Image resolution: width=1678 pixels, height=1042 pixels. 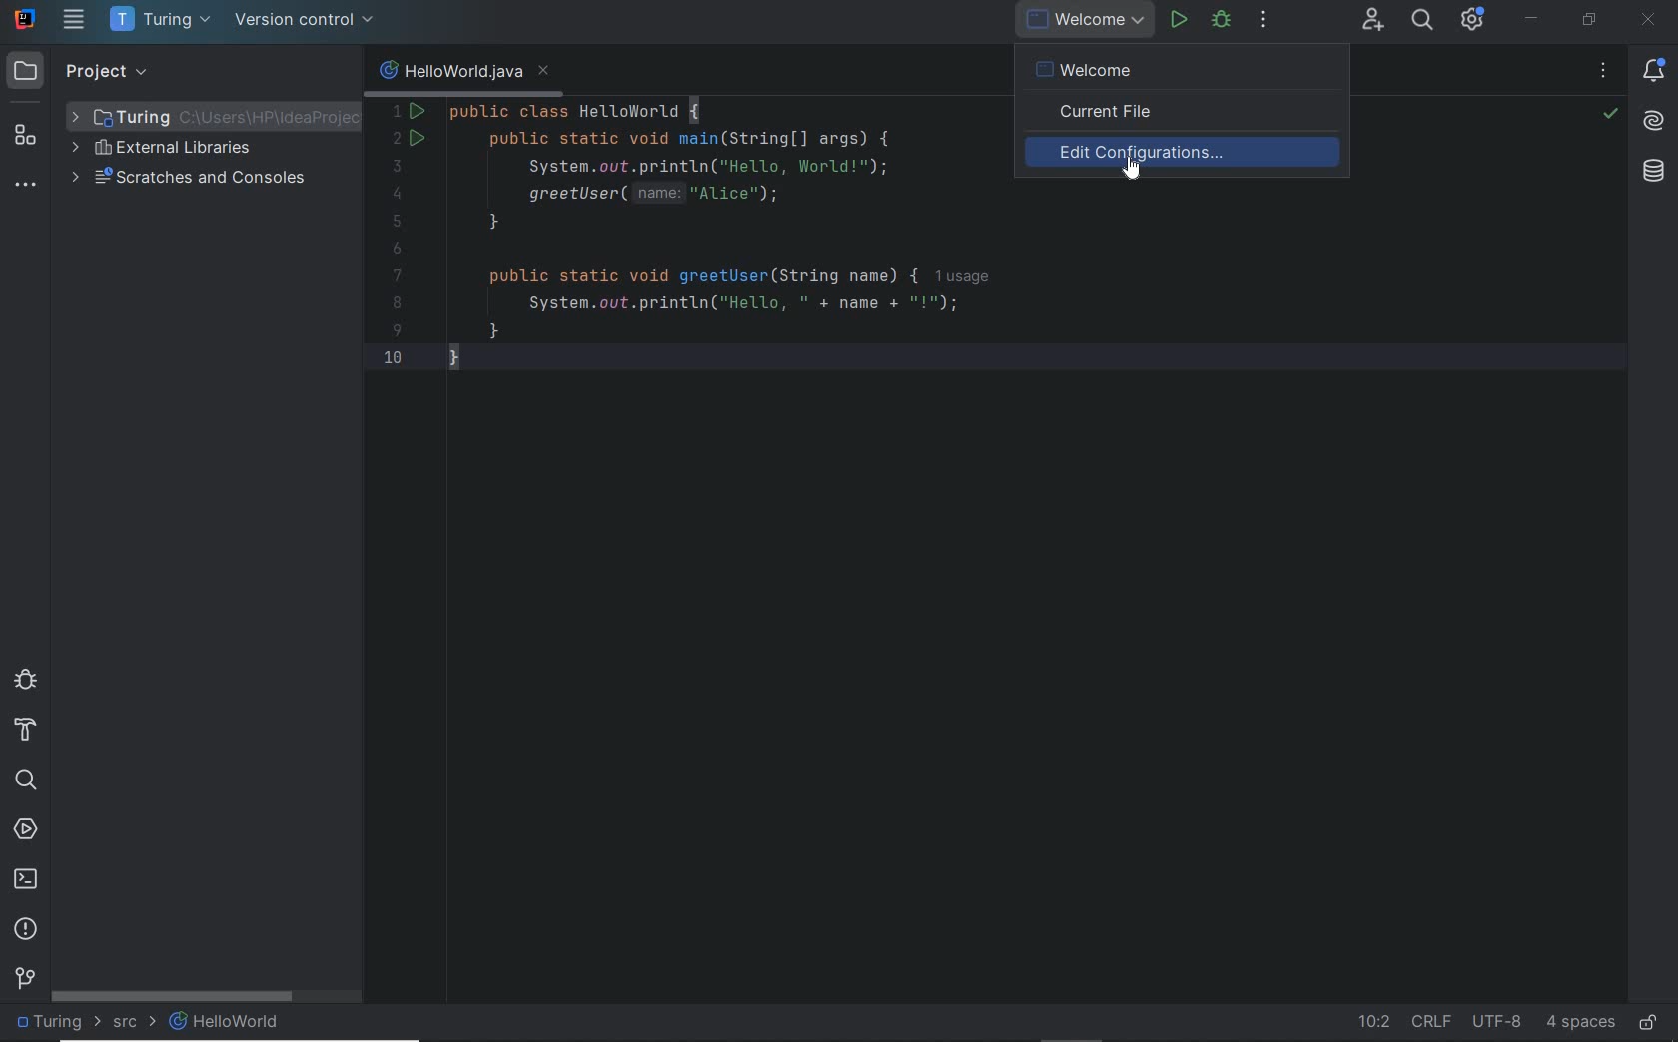 I want to click on IDE & Project Settings, so click(x=1472, y=19).